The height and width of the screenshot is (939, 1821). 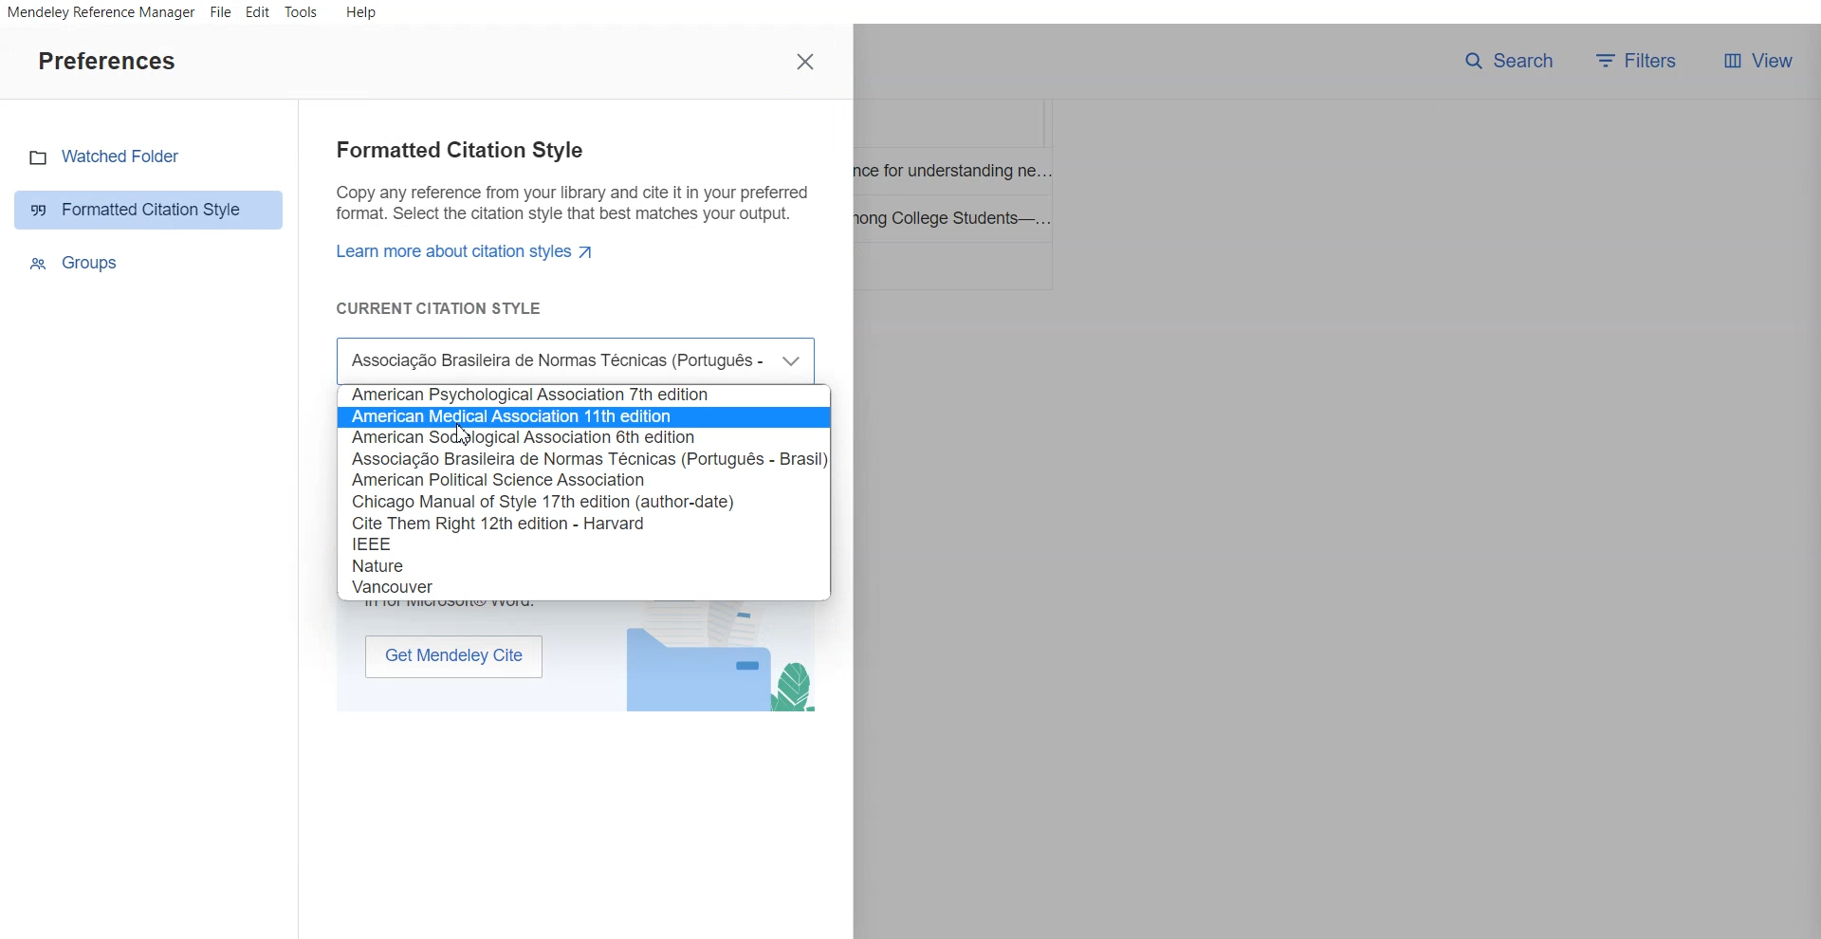 I want to click on Group, so click(x=151, y=262).